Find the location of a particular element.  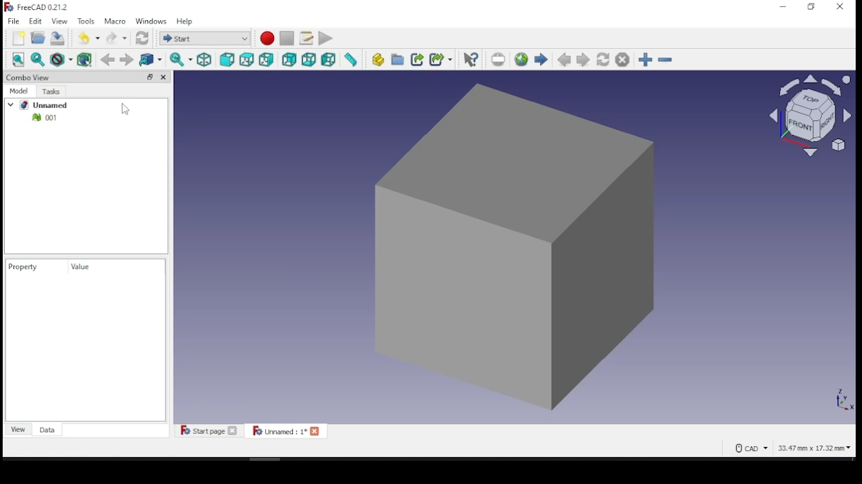

undo is located at coordinates (88, 38).